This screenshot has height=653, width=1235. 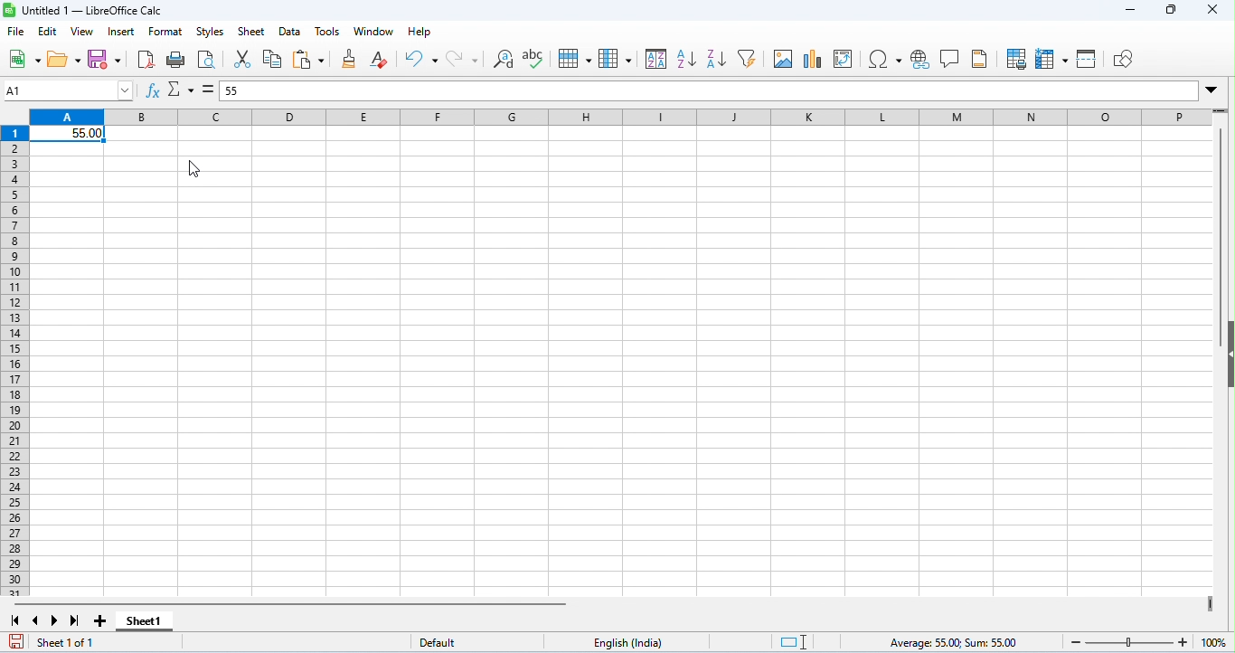 I want to click on copy, so click(x=274, y=59).